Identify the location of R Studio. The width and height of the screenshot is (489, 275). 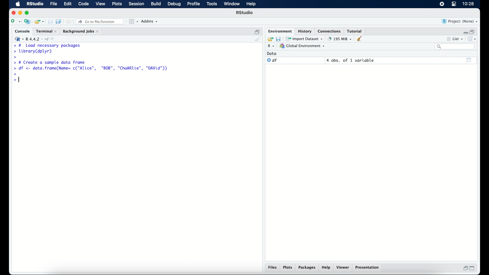
(245, 13).